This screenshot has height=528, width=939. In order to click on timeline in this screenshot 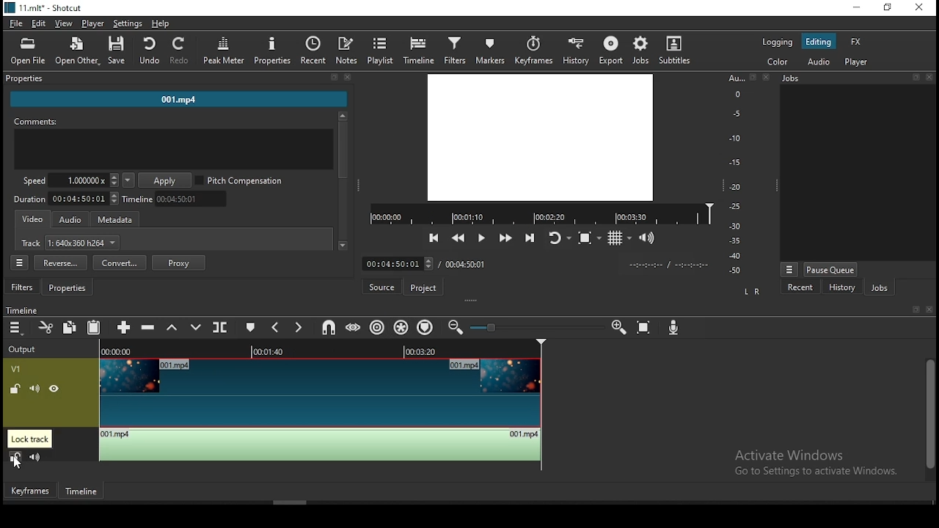, I will do `click(21, 310)`.